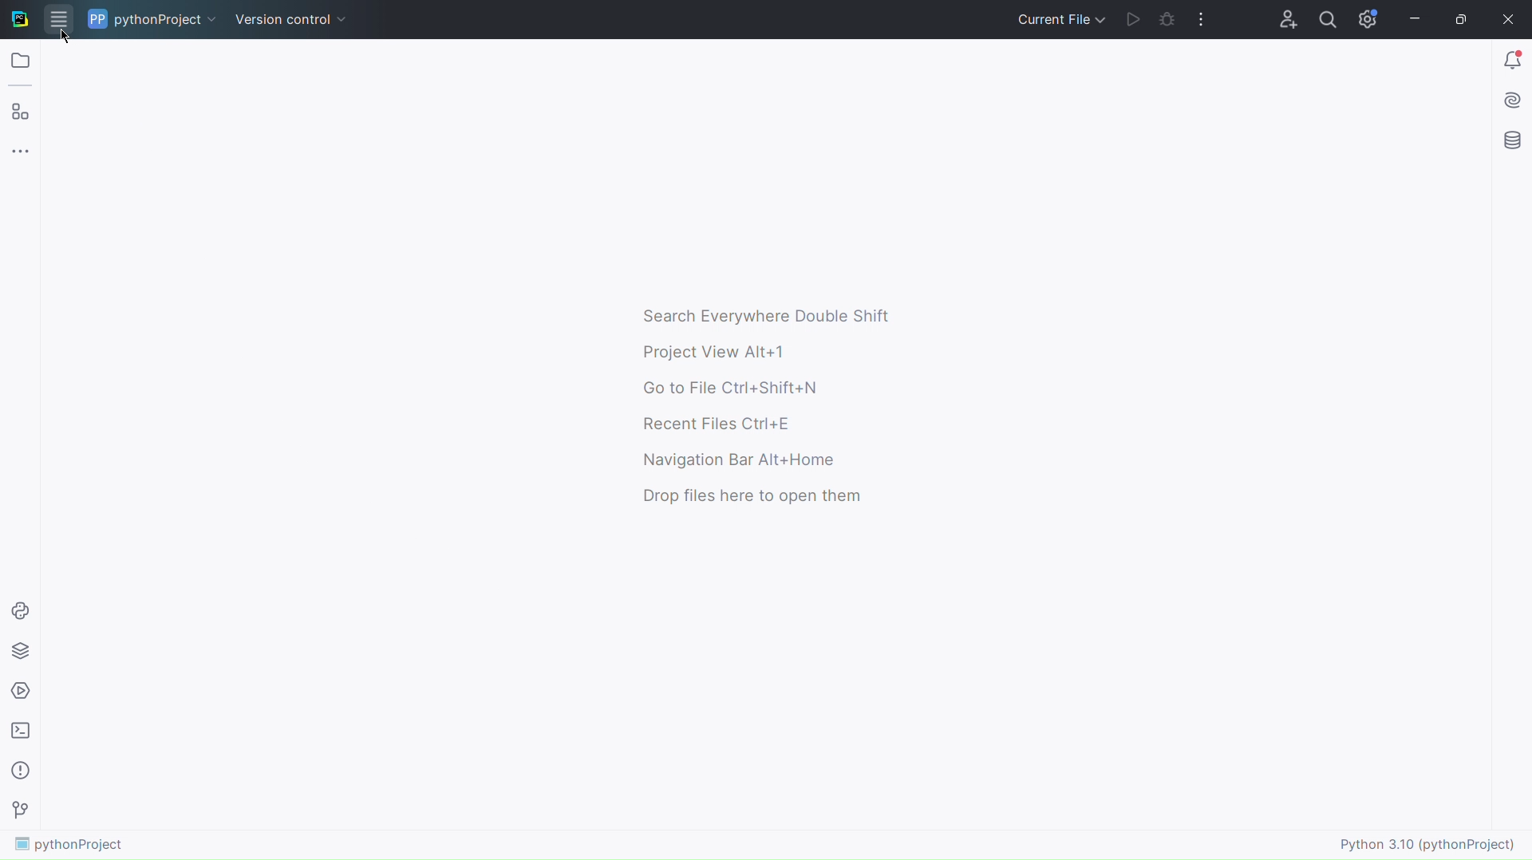 The height and width of the screenshot is (860, 1532). What do you see at coordinates (57, 20) in the screenshot?
I see `Application Menu` at bounding box center [57, 20].